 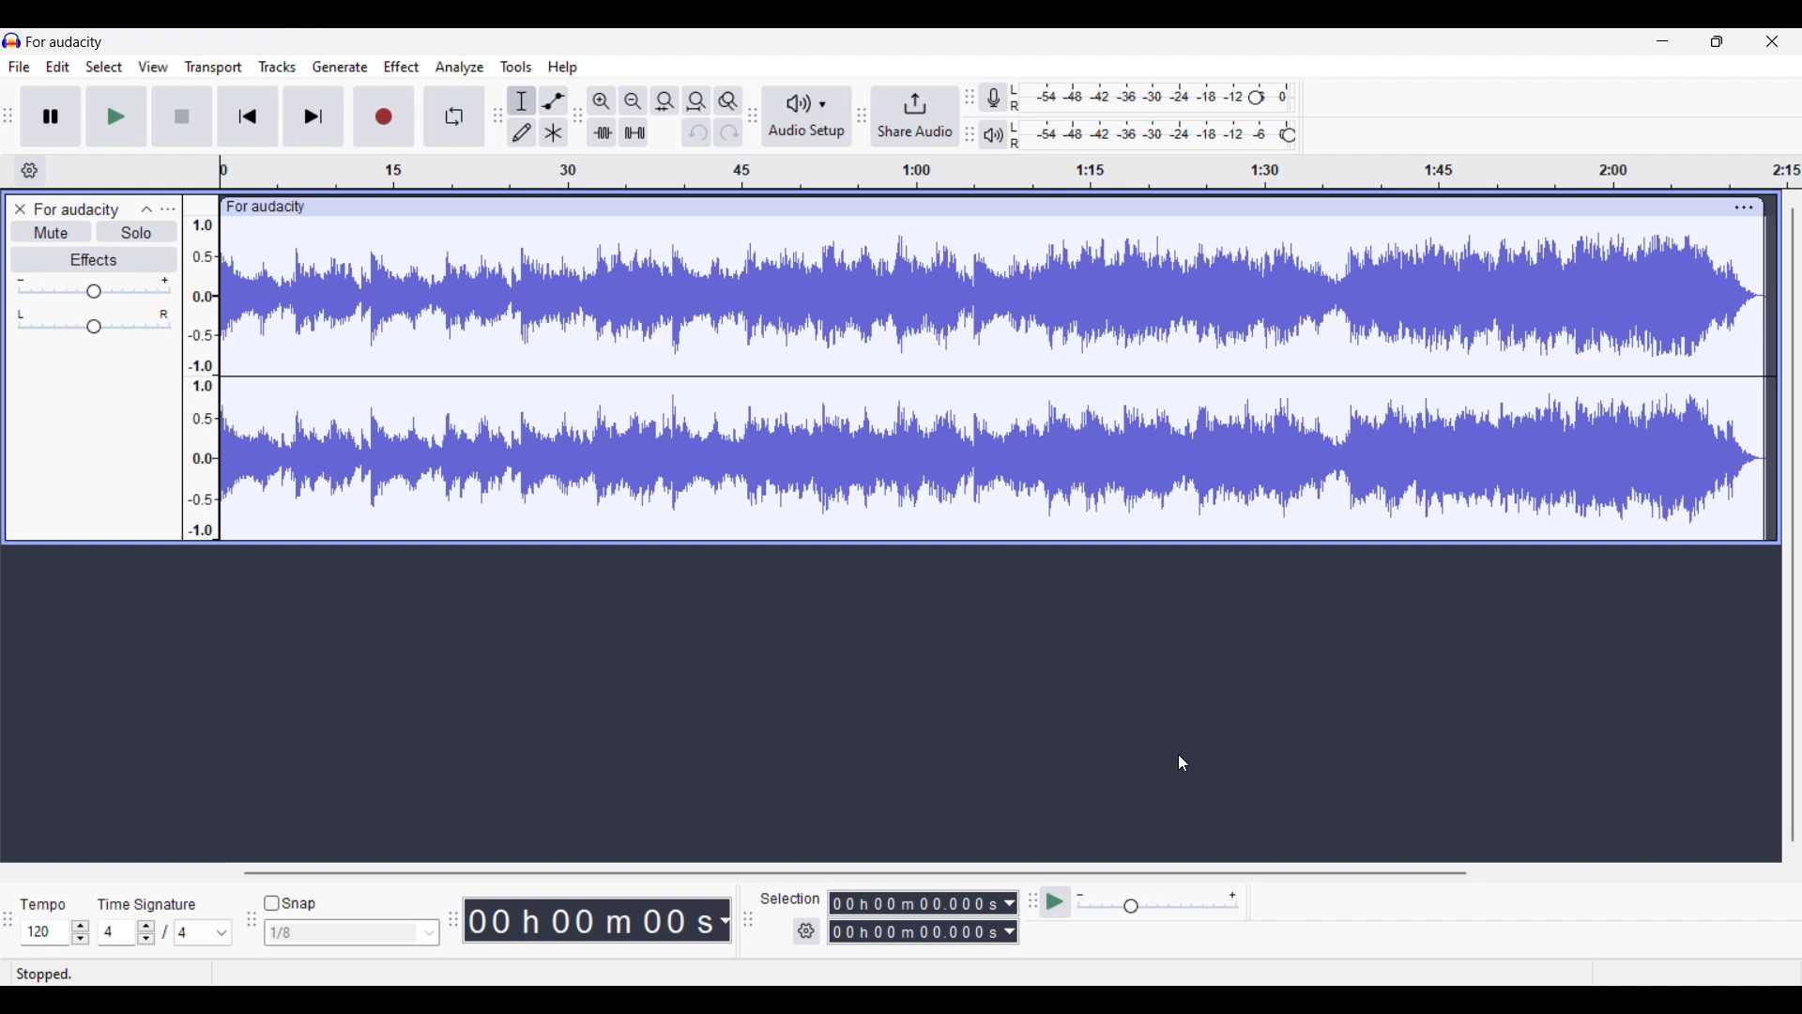 I want to click on Play at speed/Play at speed once, so click(x=1055, y=901).